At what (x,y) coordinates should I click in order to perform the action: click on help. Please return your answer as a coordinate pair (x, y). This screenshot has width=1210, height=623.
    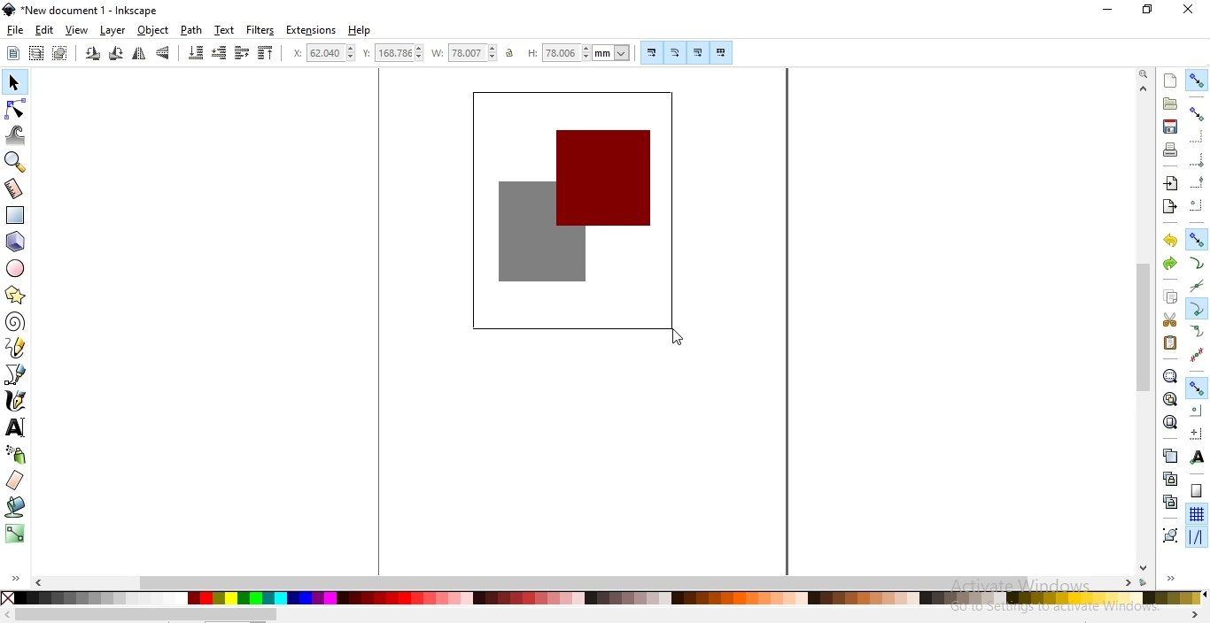
    Looking at the image, I should click on (360, 31).